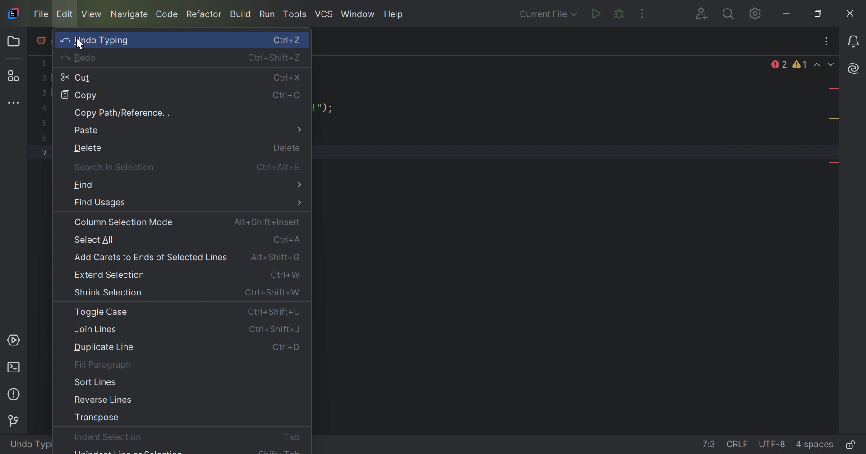 Image resolution: width=866 pixels, height=454 pixels. Describe the element at coordinates (42, 14) in the screenshot. I see `File` at that location.